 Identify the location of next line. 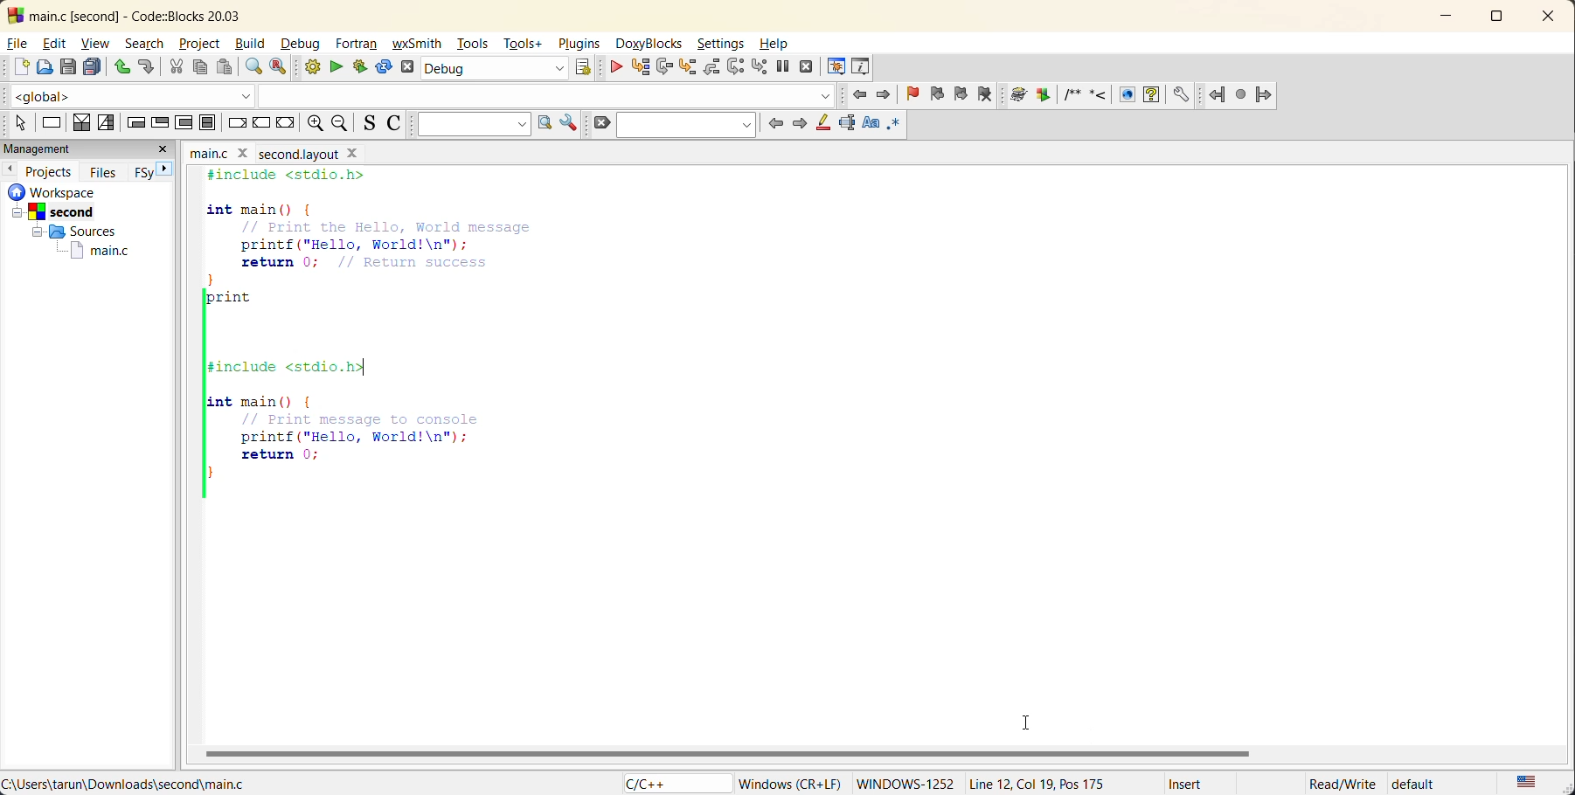
(665, 66).